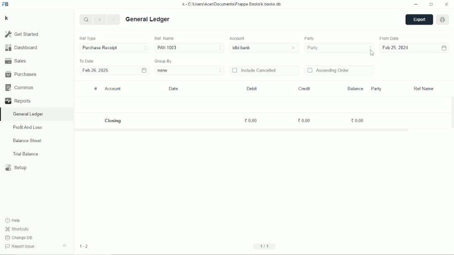  What do you see at coordinates (114, 20) in the screenshot?
I see `Next` at bounding box center [114, 20].